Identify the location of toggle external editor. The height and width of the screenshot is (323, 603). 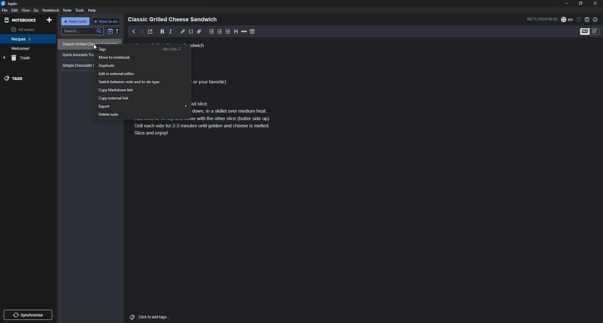
(151, 31).